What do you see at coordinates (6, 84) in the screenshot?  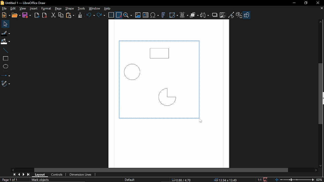 I see `Curves and polygons` at bounding box center [6, 84].